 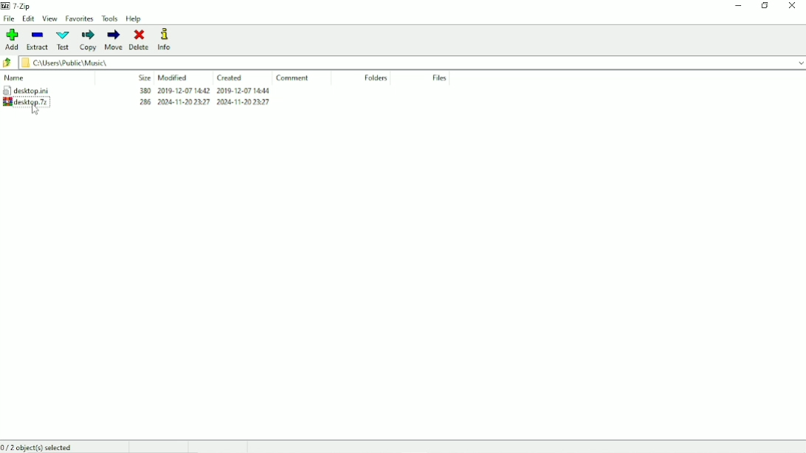 I want to click on desktop.ini, so click(x=40, y=90).